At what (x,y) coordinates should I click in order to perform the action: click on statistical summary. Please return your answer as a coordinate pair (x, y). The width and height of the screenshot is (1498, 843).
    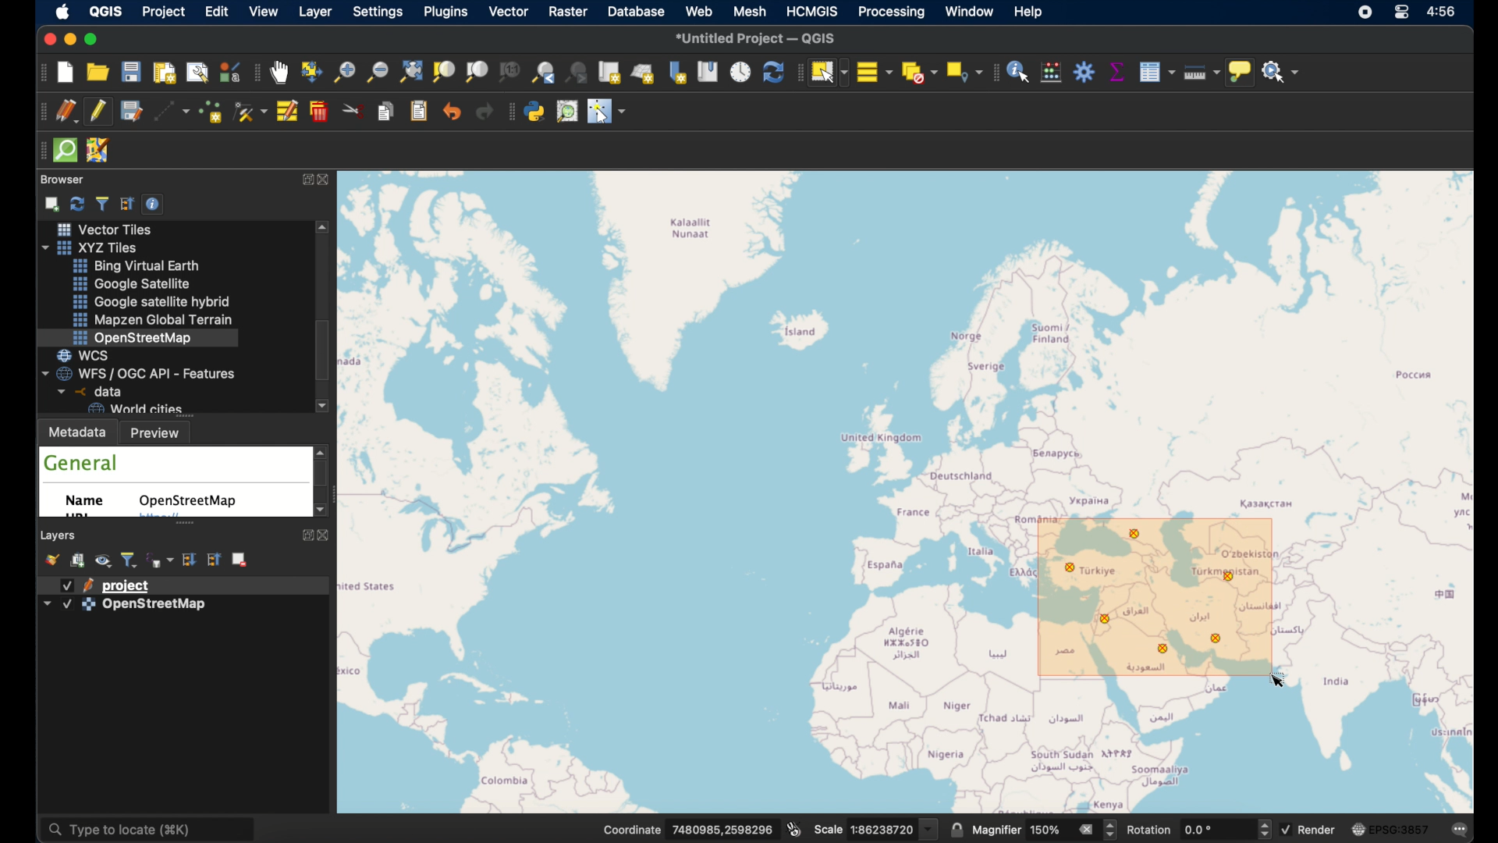
    Looking at the image, I should click on (1116, 72).